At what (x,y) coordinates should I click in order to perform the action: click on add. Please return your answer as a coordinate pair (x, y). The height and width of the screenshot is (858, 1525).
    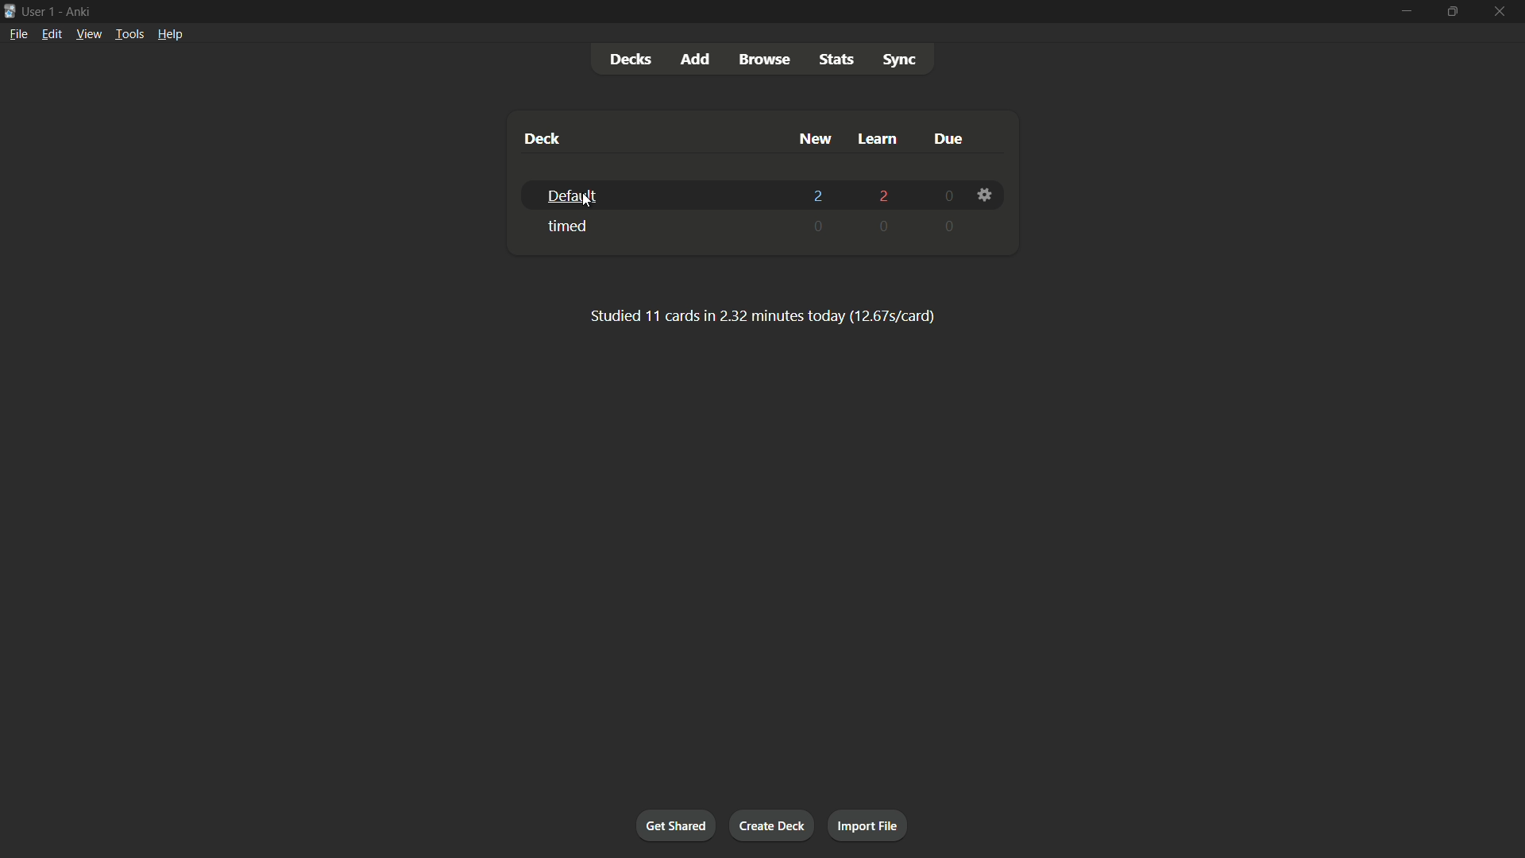
    Looking at the image, I should click on (699, 60).